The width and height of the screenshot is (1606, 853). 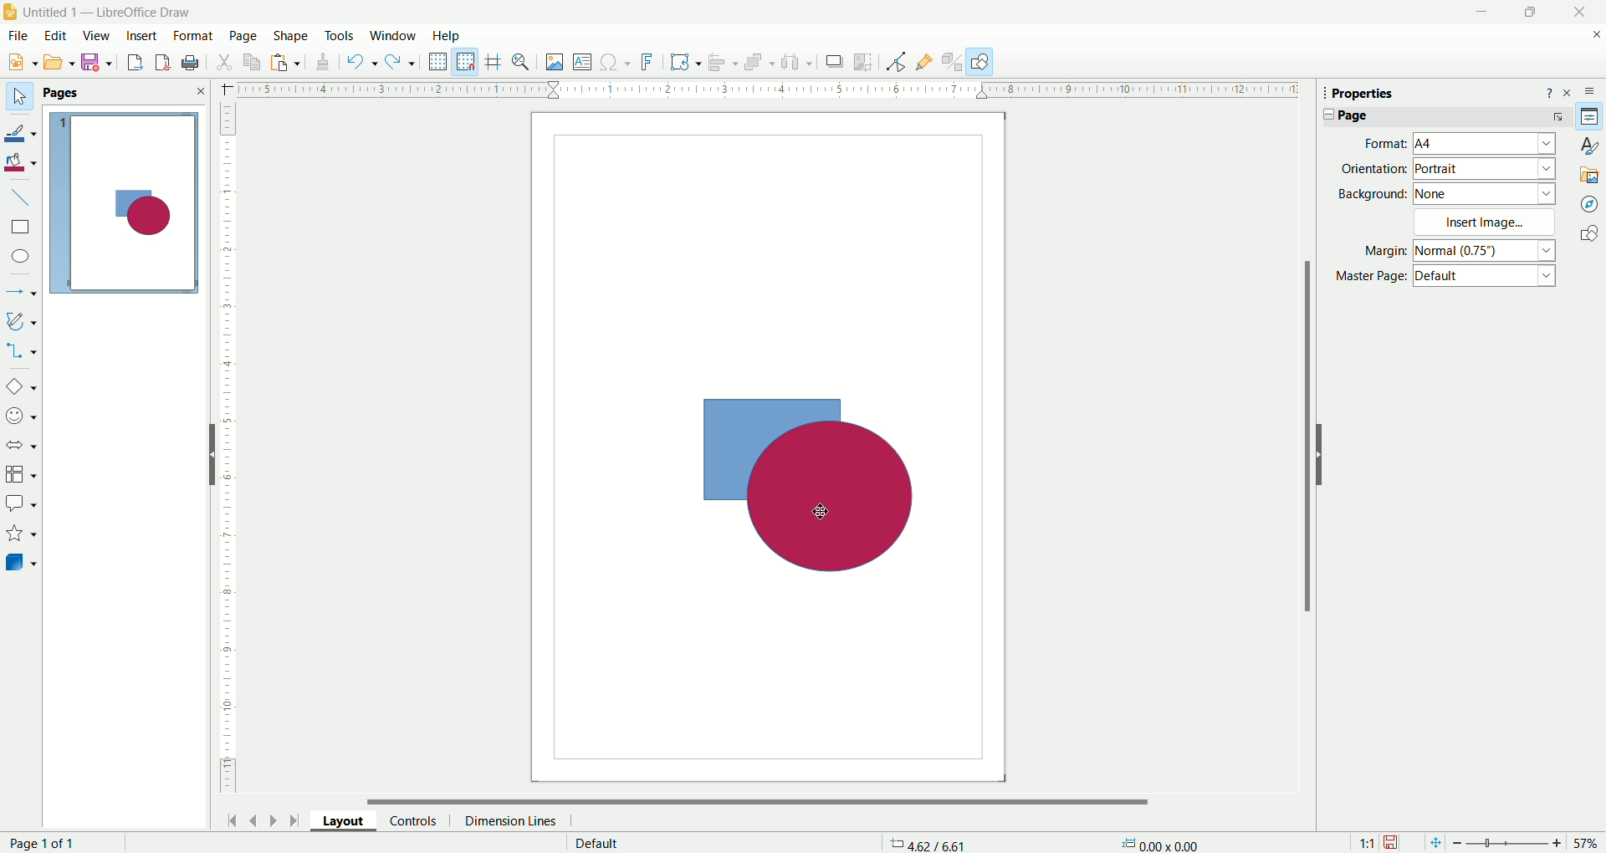 I want to click on helplines, so click(x=494, y=61).